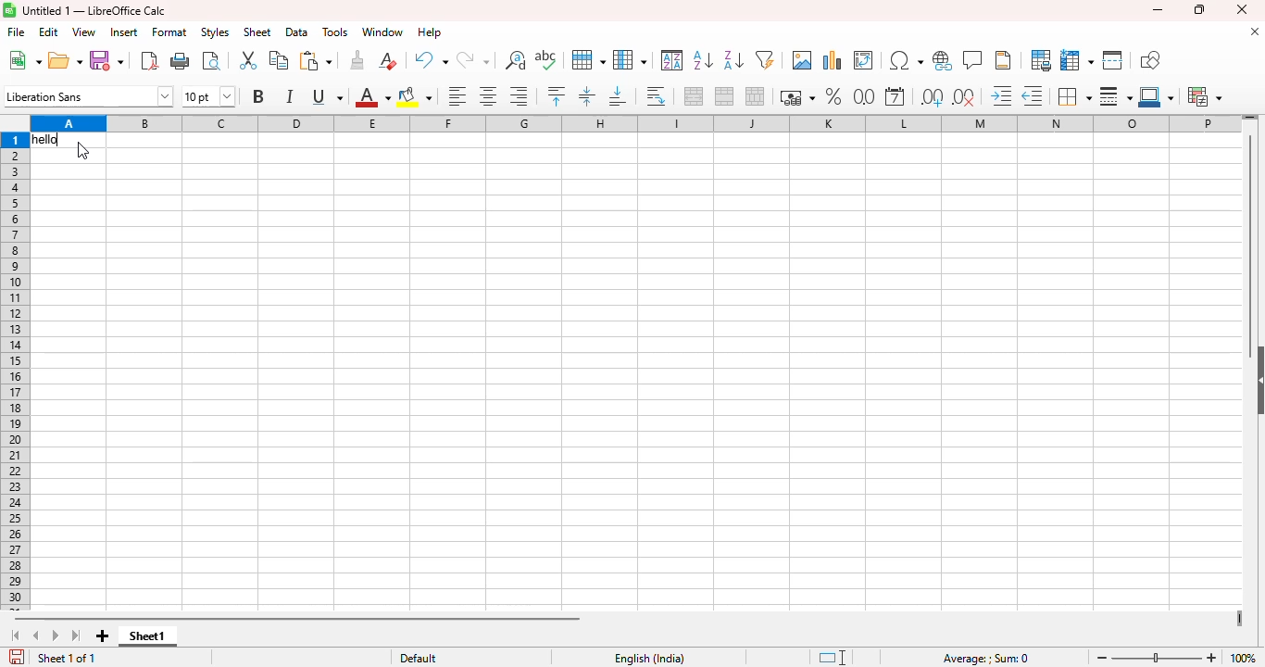 This screenshot has height=667, width=1265. What do you see at coordinates (1116, 97) in the screenshot?
I see `border style` at bounding box center [1116, 97].